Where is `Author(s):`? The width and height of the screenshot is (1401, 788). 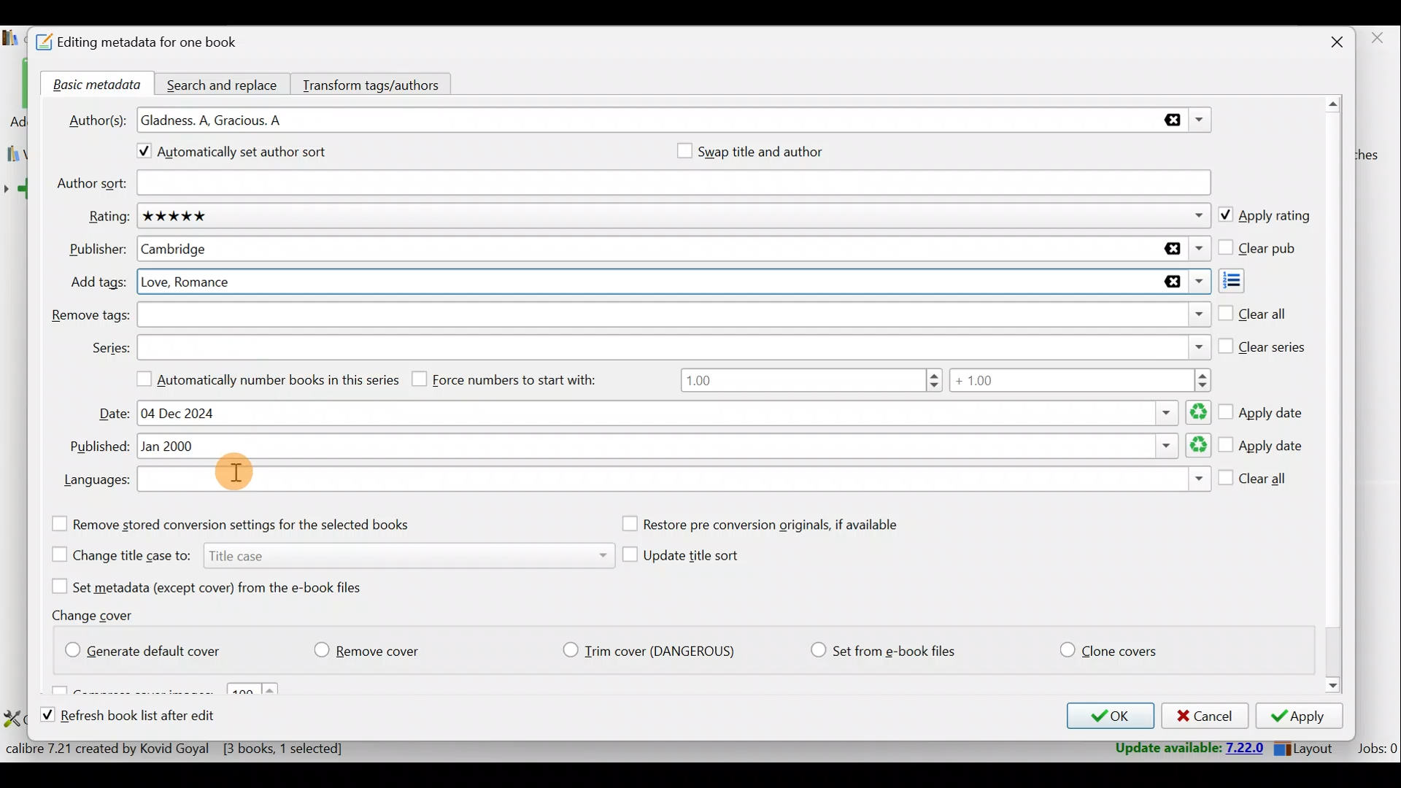
Author(s): is located at coordinates (97, 118).